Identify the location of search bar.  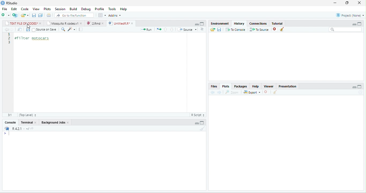
(345, 29).